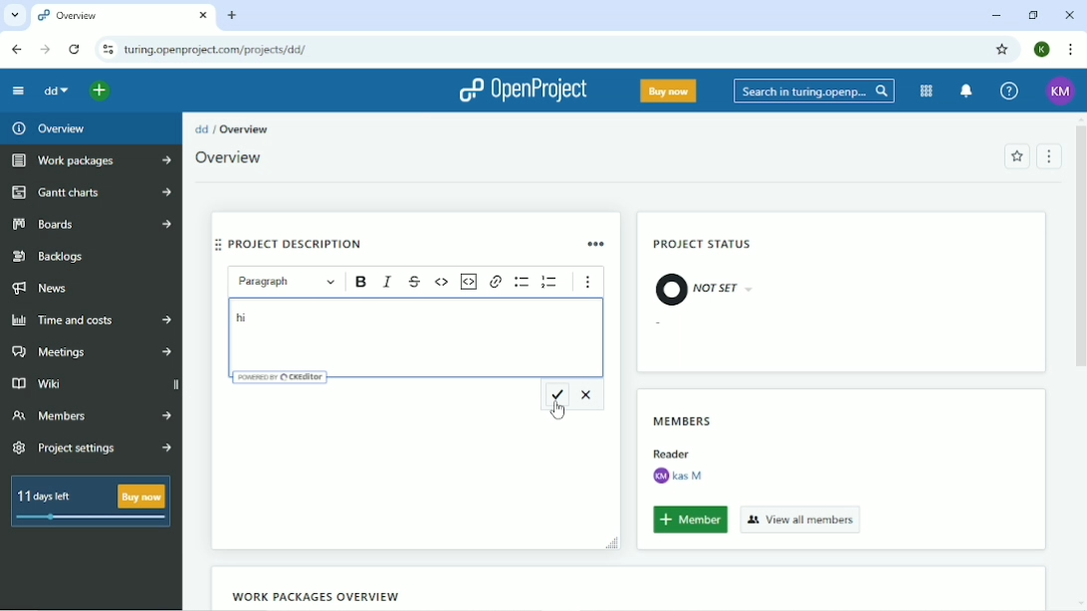 This screenshot has height=611, width=1087. Describe the element at coordinates (598, 243) in the screenshot. I see `More options` at that location.